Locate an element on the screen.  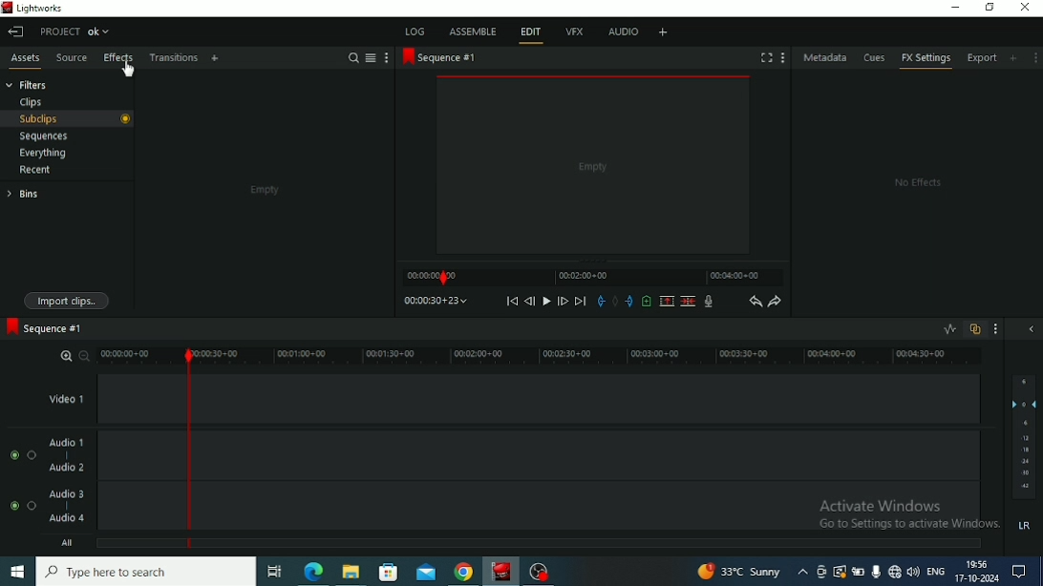
Video 1 is located at coordinates (599, 399).